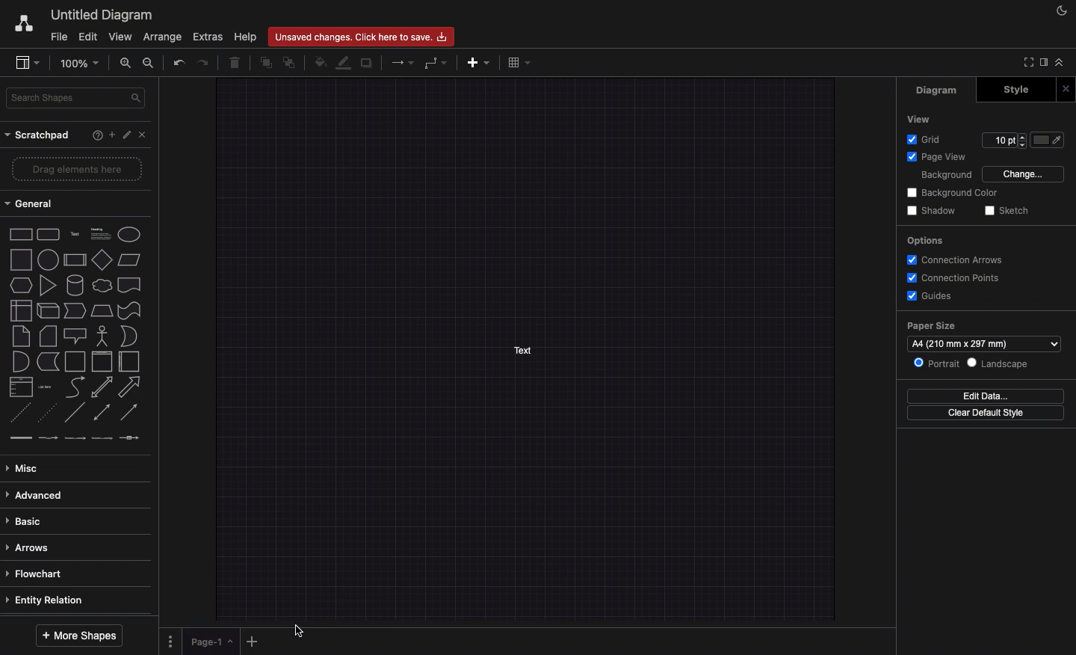 Image resolution: width=1076 pixels, height=655 pixels. I want to click on Guides, so click(934, 296).